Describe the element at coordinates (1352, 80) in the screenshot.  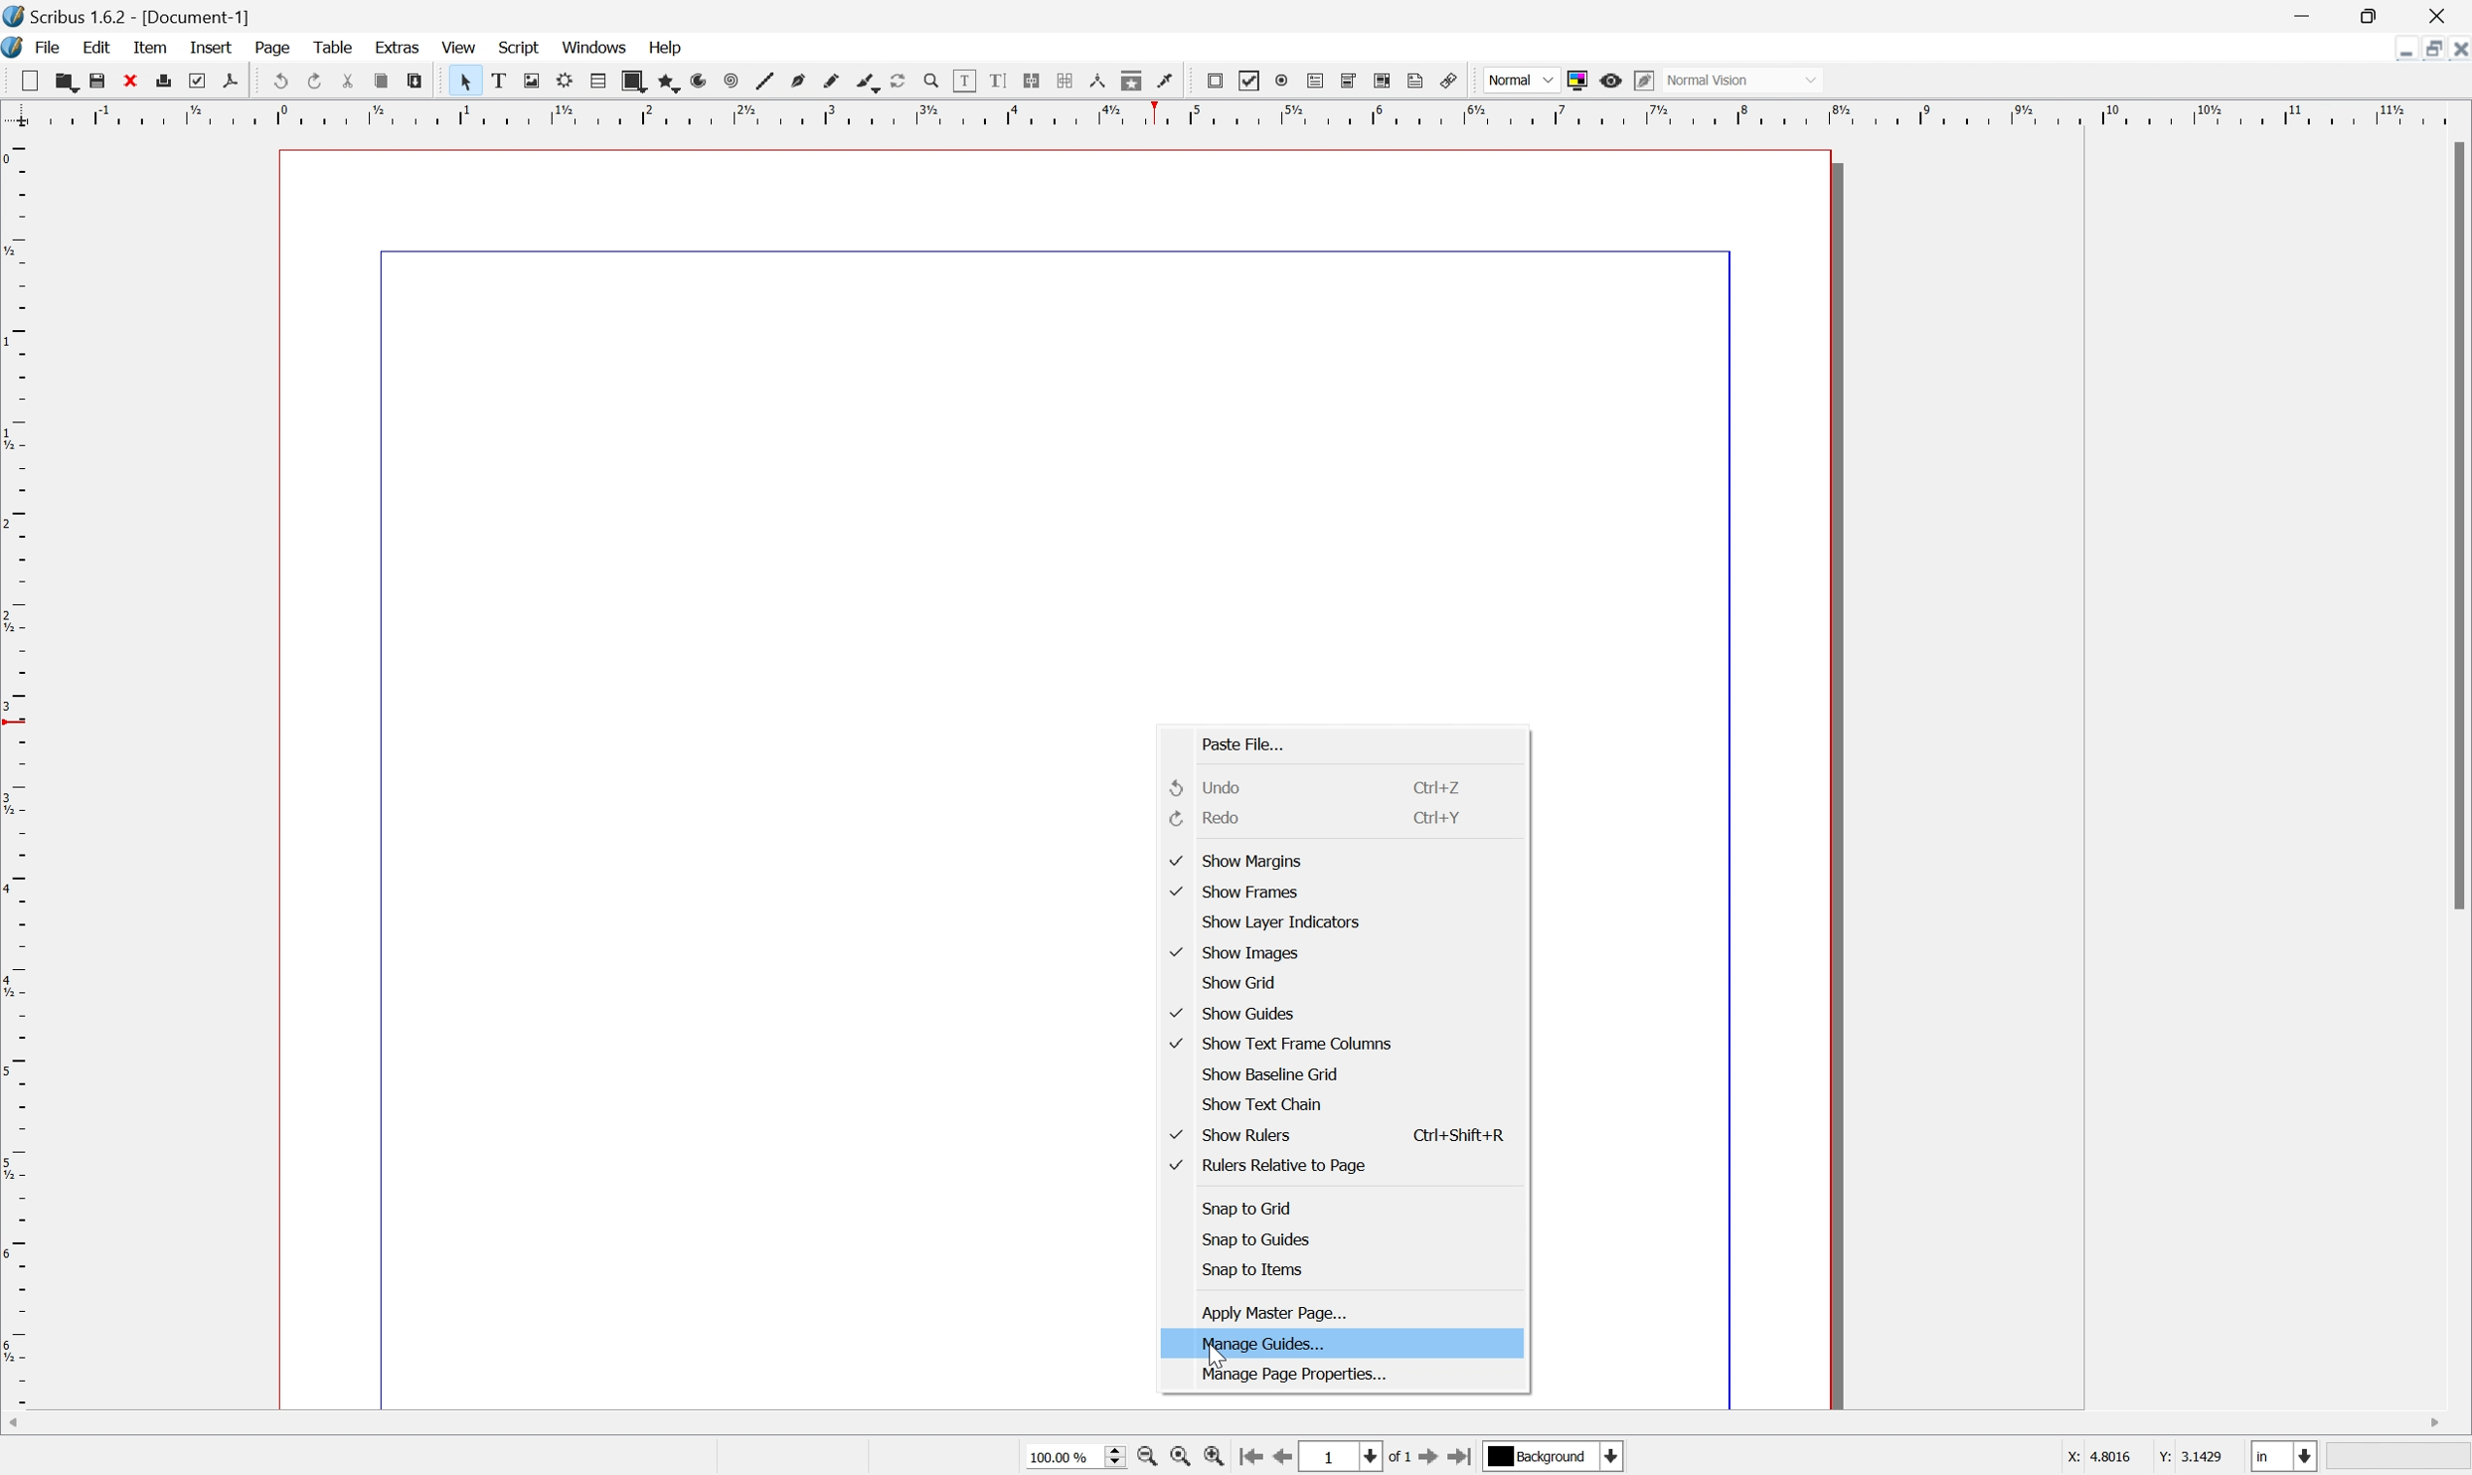
I see `pdf combo box` at that location.